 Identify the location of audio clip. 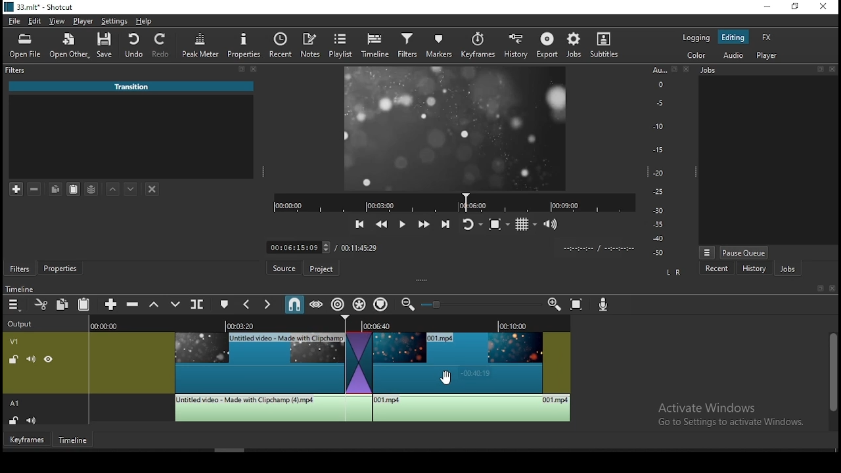
(472, 409).